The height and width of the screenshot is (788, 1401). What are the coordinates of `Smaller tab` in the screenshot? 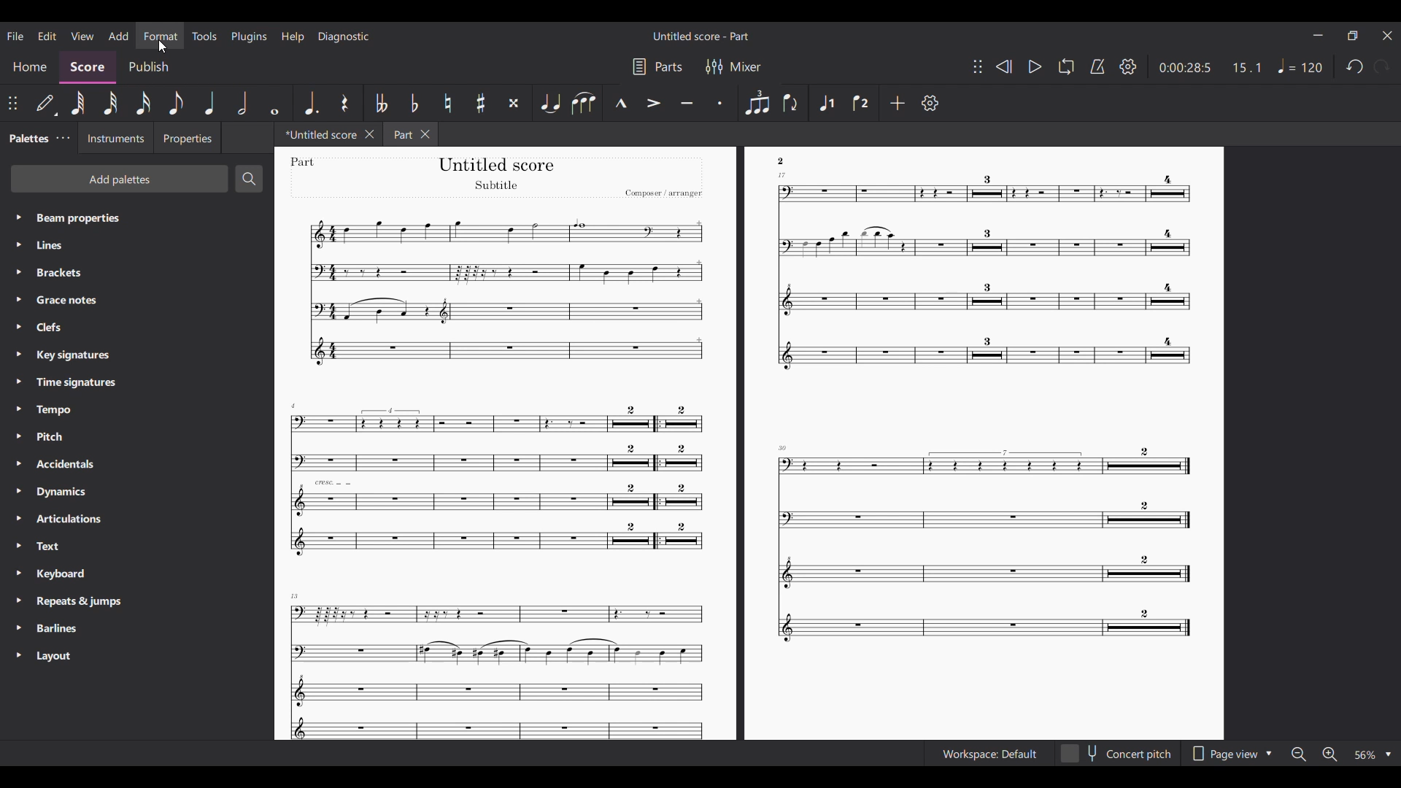 It's located at (1352, 36).